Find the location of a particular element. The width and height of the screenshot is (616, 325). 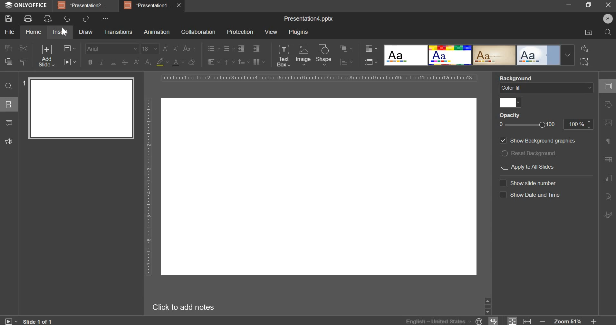

scroll bar is located at coordinates (488, 305).